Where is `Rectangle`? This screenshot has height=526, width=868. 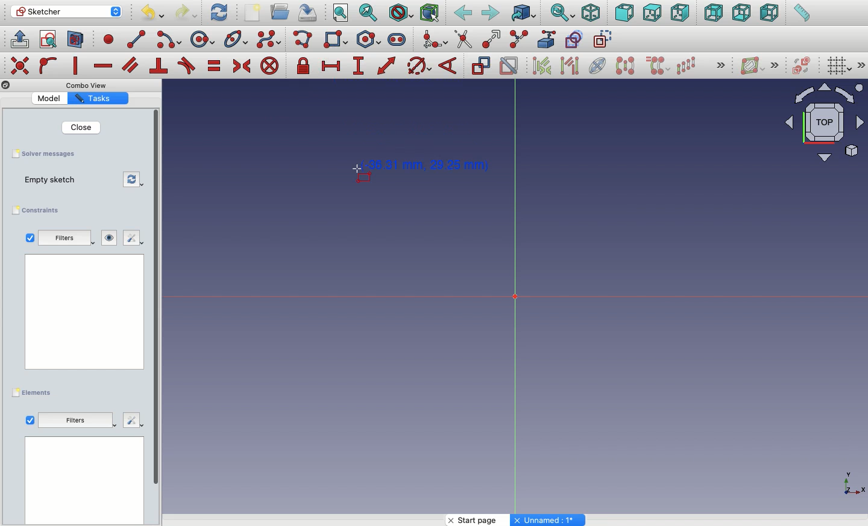
Rectangle is located at coordinates (338, 41).